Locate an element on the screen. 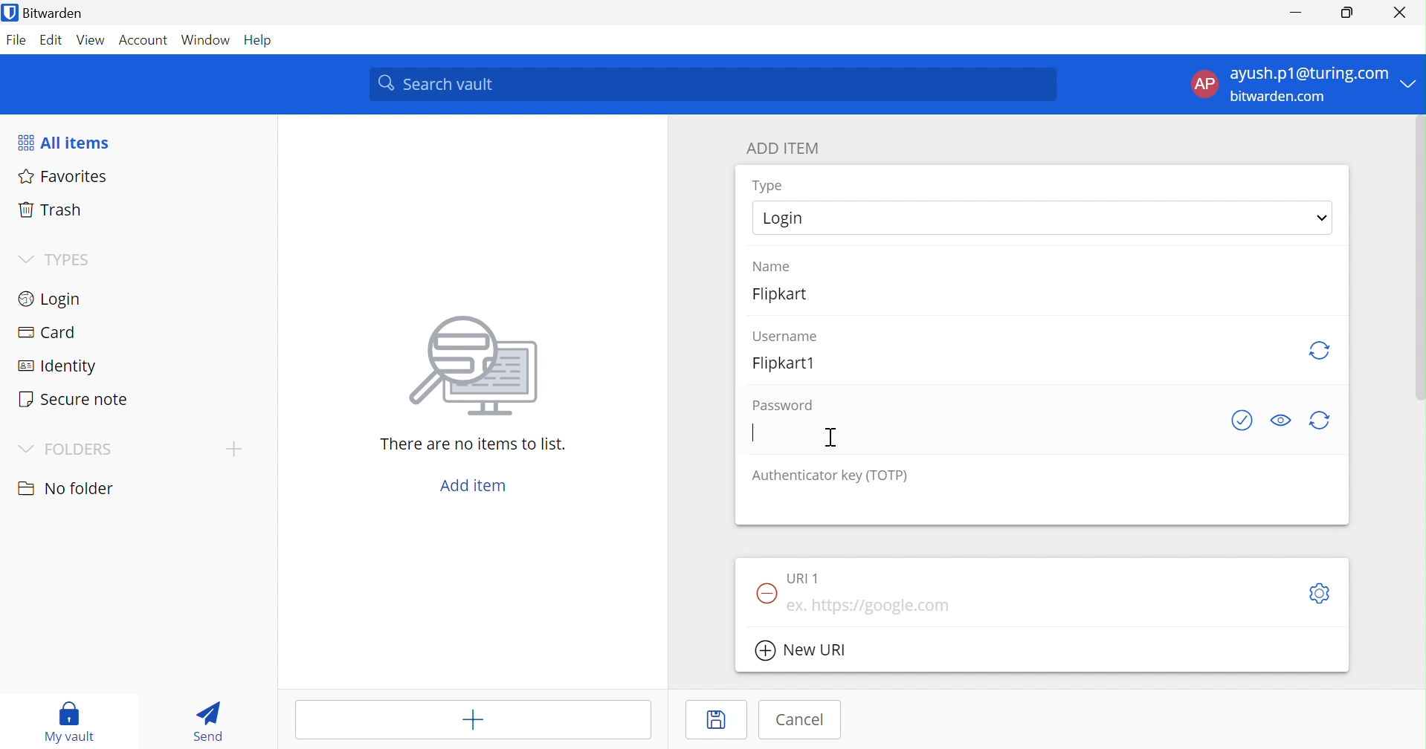 The width and height of the screenshot is (1426, 749). Name is located at coordinates (774, 265).